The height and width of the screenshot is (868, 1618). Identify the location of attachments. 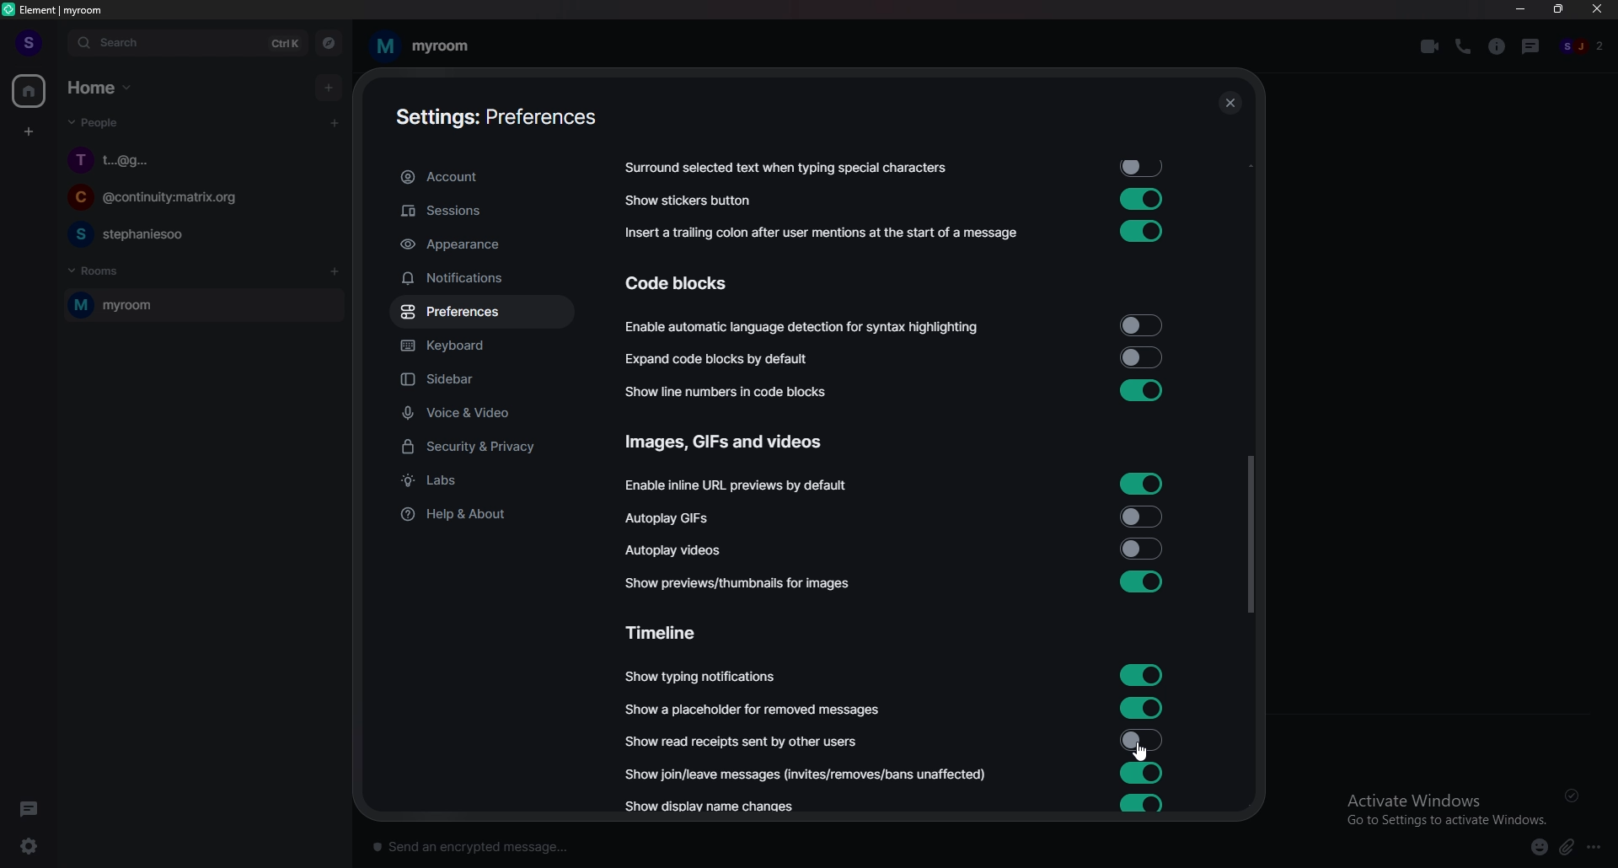
(1570, 848).